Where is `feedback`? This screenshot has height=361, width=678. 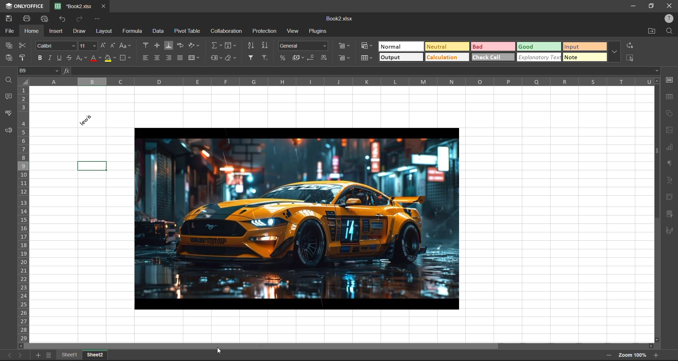 feedback is located at coordinates (8, 132).